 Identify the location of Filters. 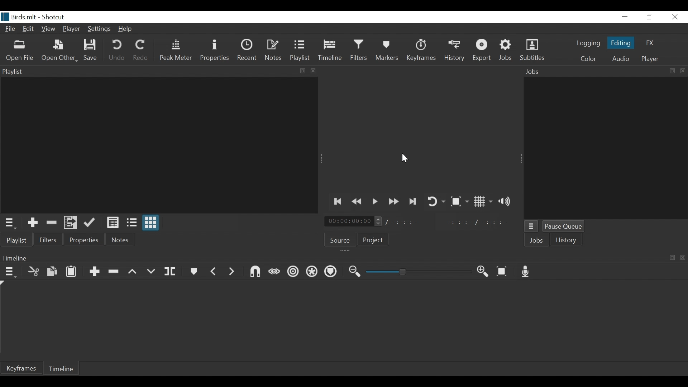
(48, 239).